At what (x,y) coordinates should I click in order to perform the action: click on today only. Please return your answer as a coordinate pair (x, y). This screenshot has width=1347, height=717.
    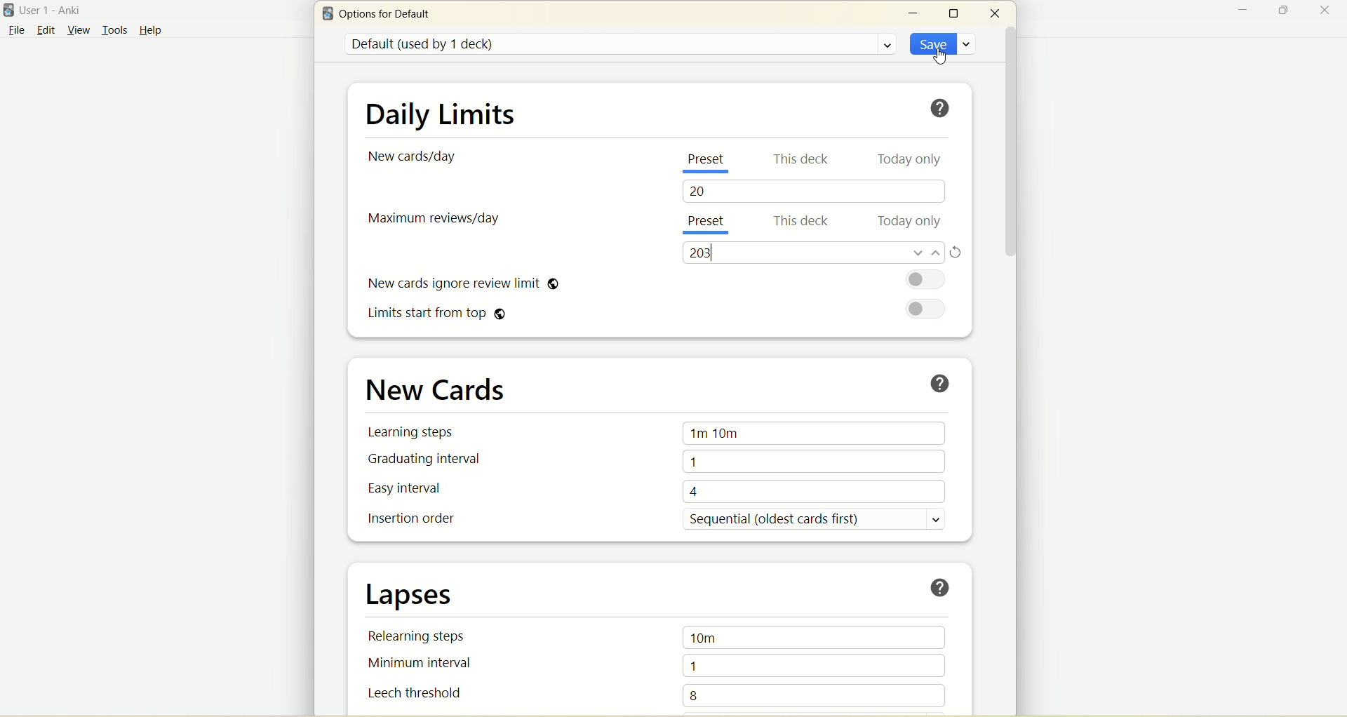
    Looking at the image, I should click on (907, 222).